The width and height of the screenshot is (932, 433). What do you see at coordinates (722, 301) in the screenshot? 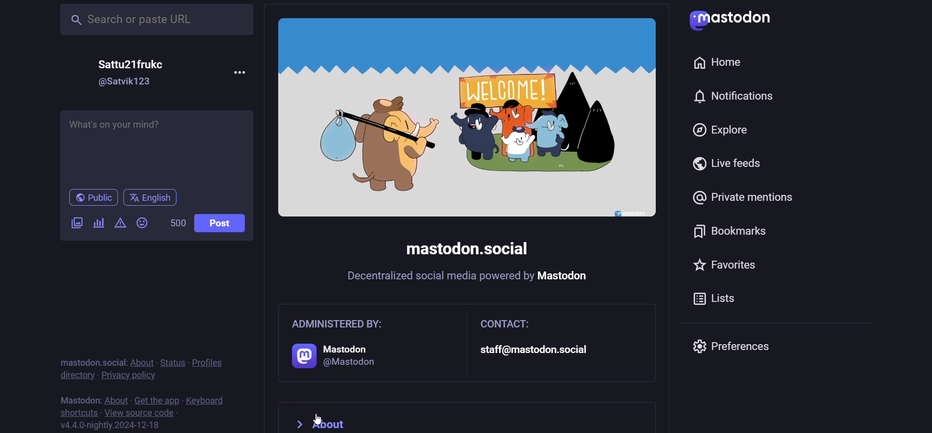
I see `list` at bounding box center [722, 301].